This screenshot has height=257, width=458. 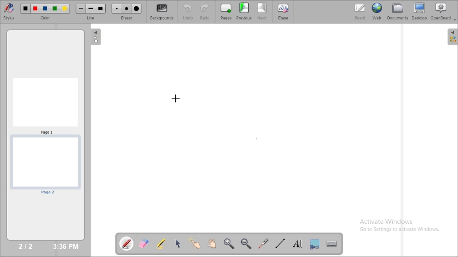 What do you see at coordinates (45, 166) in the screenshot?
I see `page 2` at bounding box center [45, 166].